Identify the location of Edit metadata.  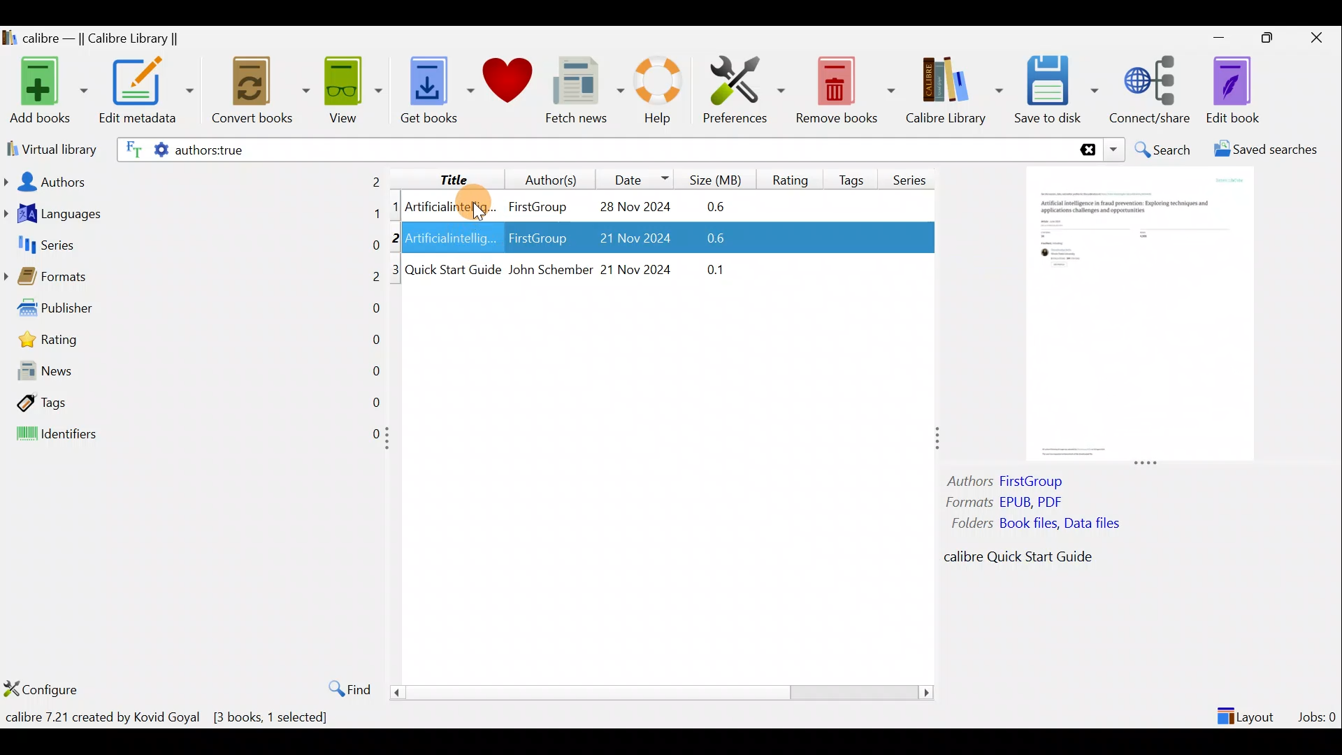
(145, 93).